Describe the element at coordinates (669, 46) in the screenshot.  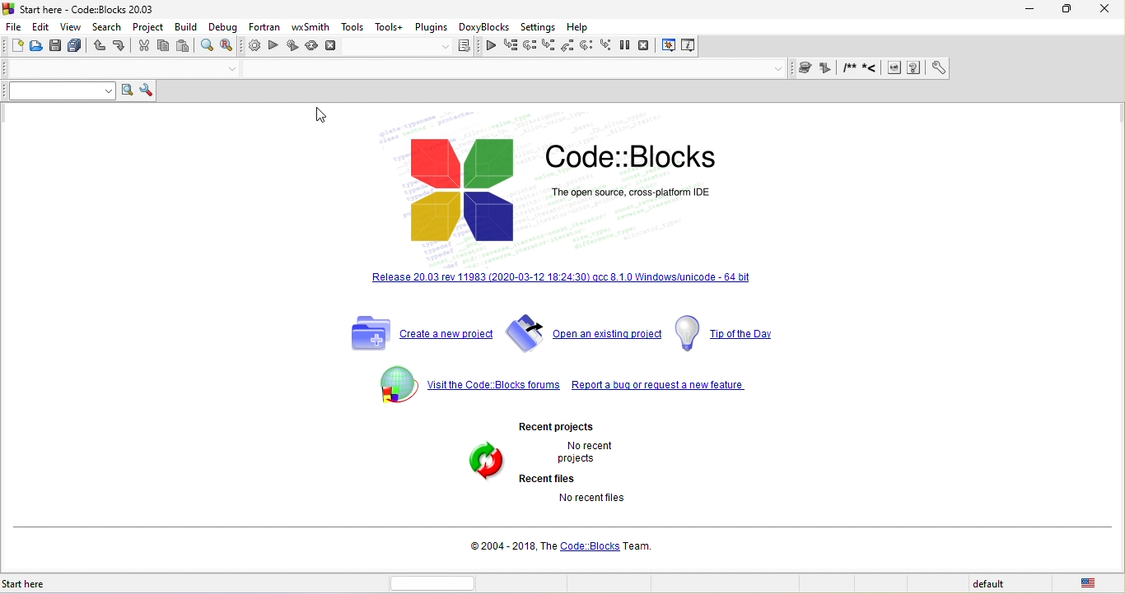
I see `debugging window` at that location.